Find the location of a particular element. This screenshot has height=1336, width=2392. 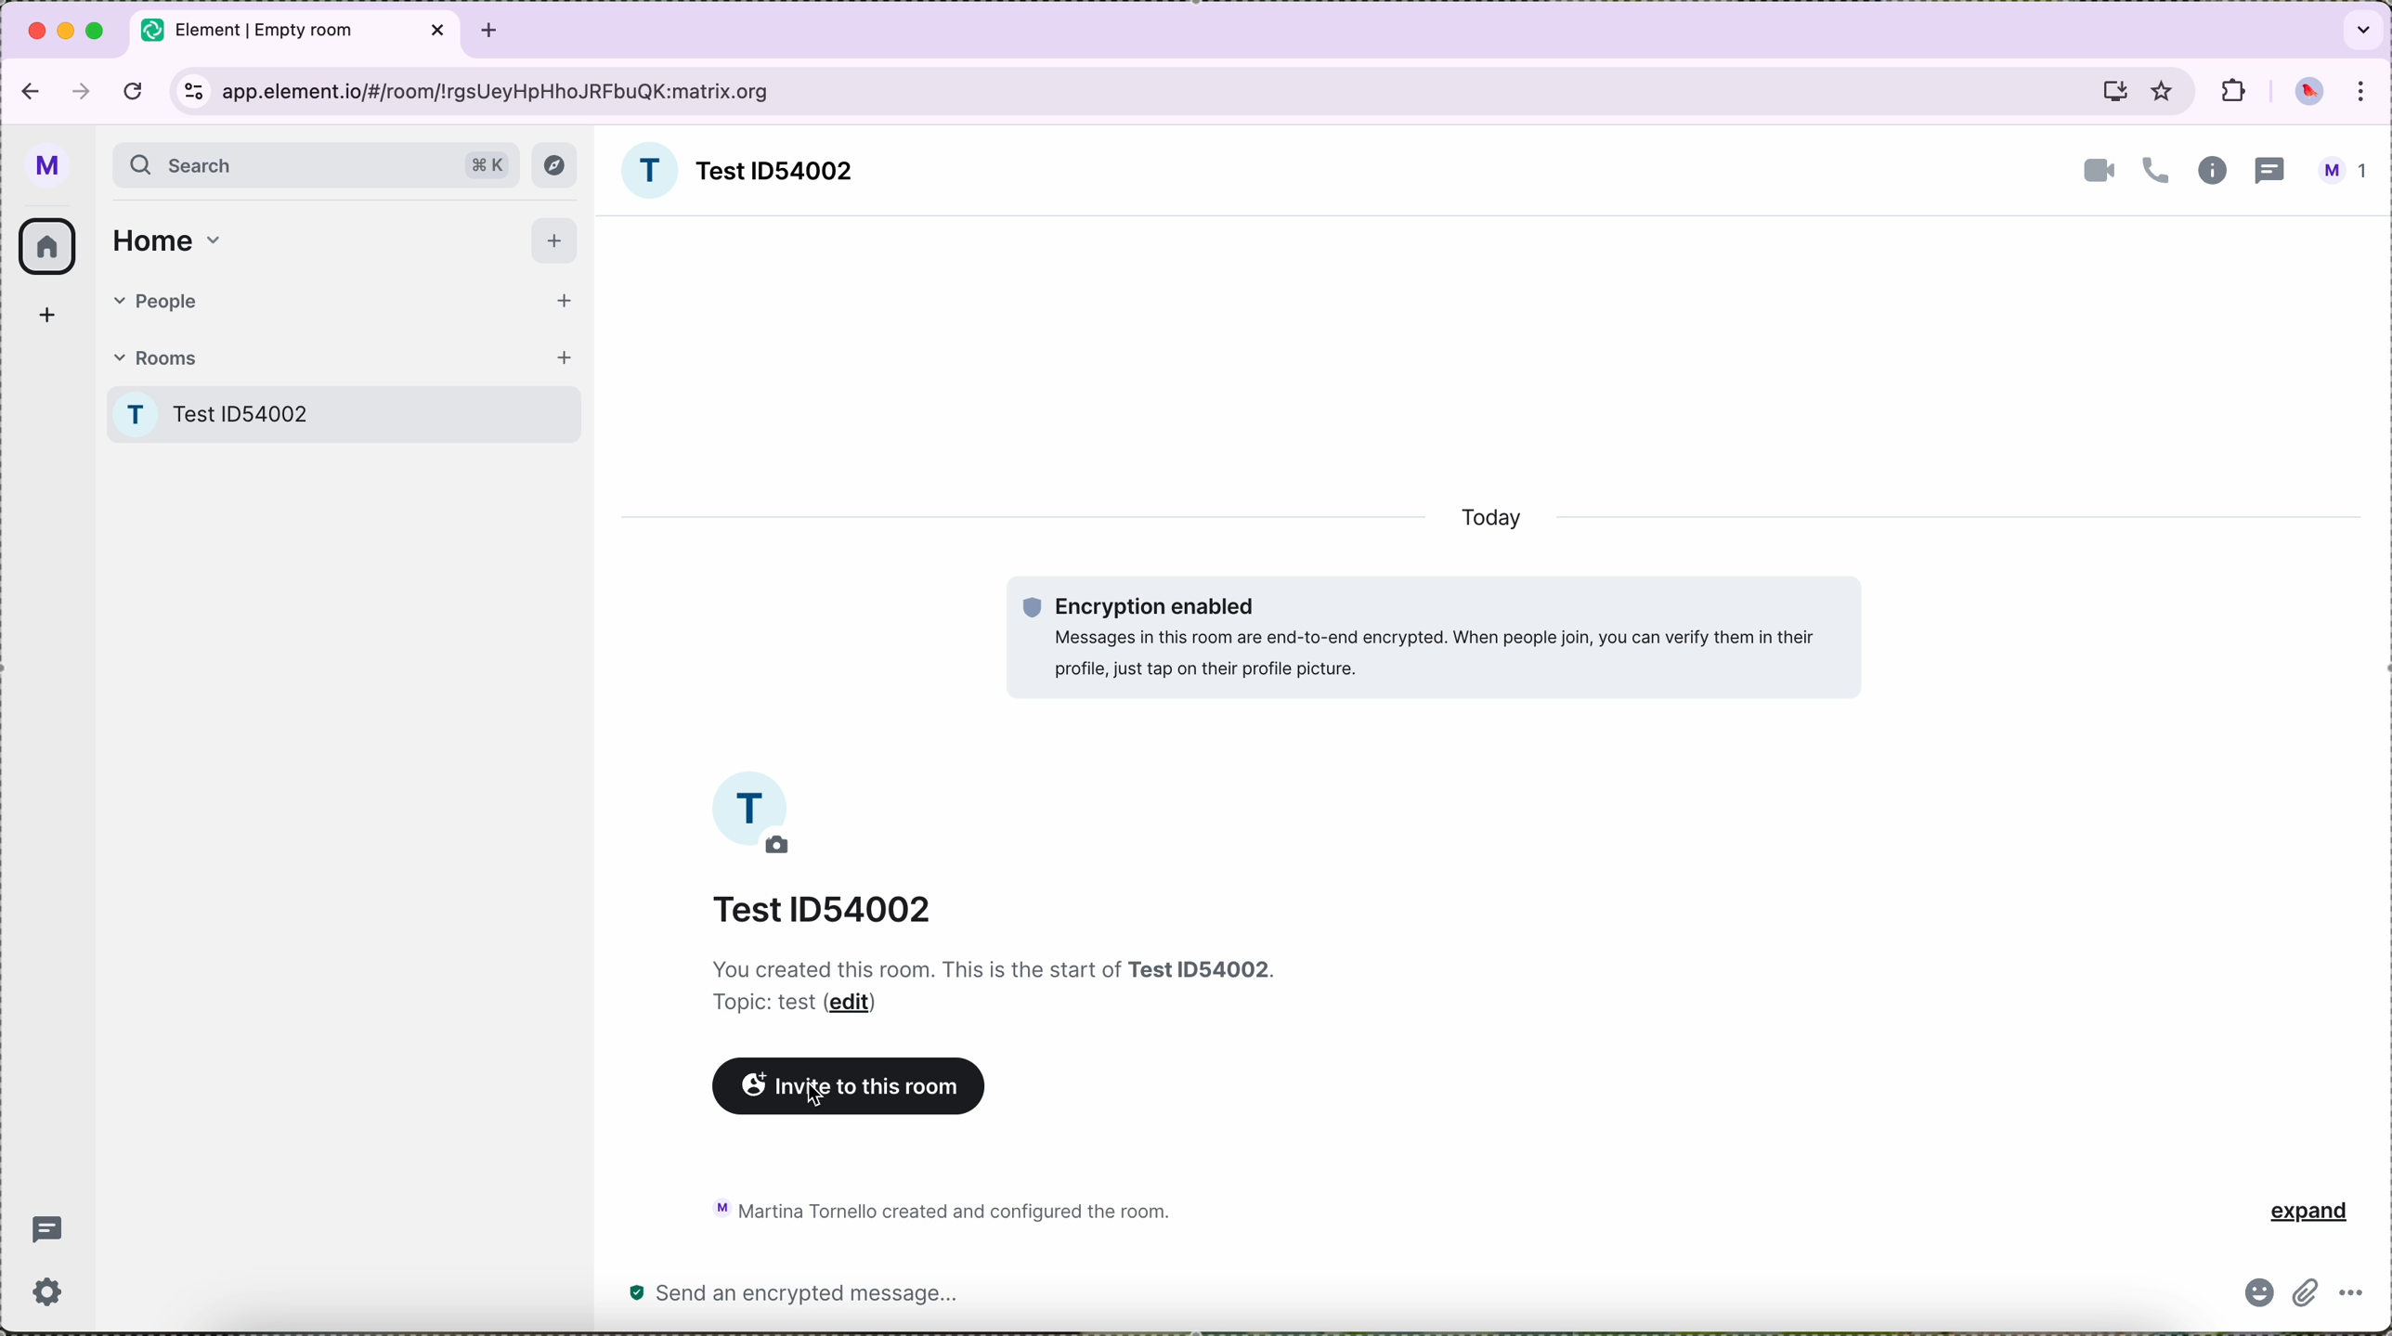

encryption enabled is located at coordinates (1432, 635).